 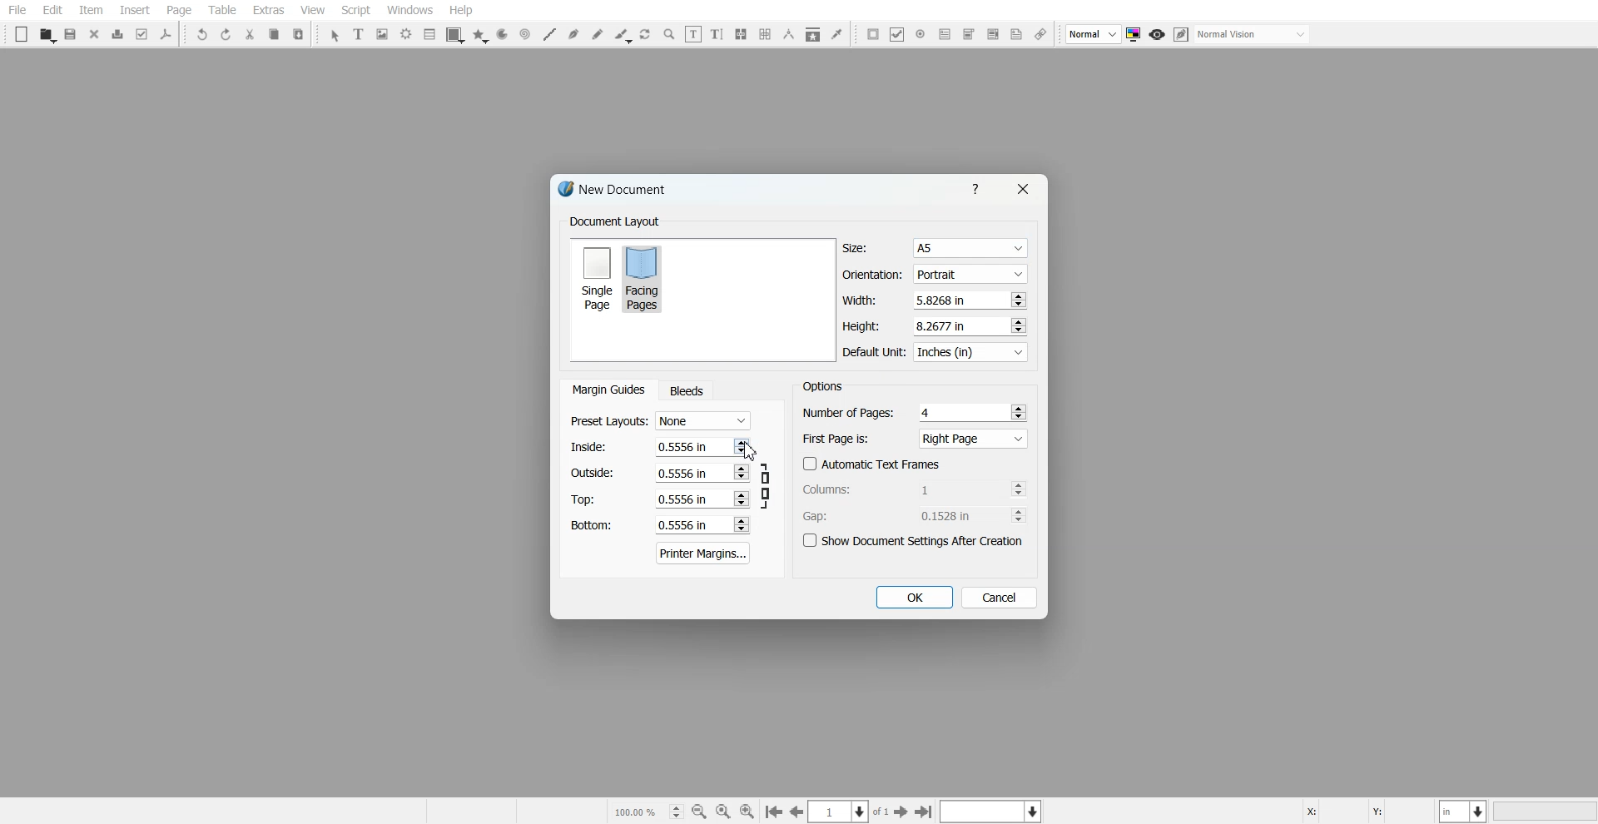 What do you see at coordinates (740, 445) in the screenshot?
I see `Increase and decrease No. ` at bounding box center [740, 445].